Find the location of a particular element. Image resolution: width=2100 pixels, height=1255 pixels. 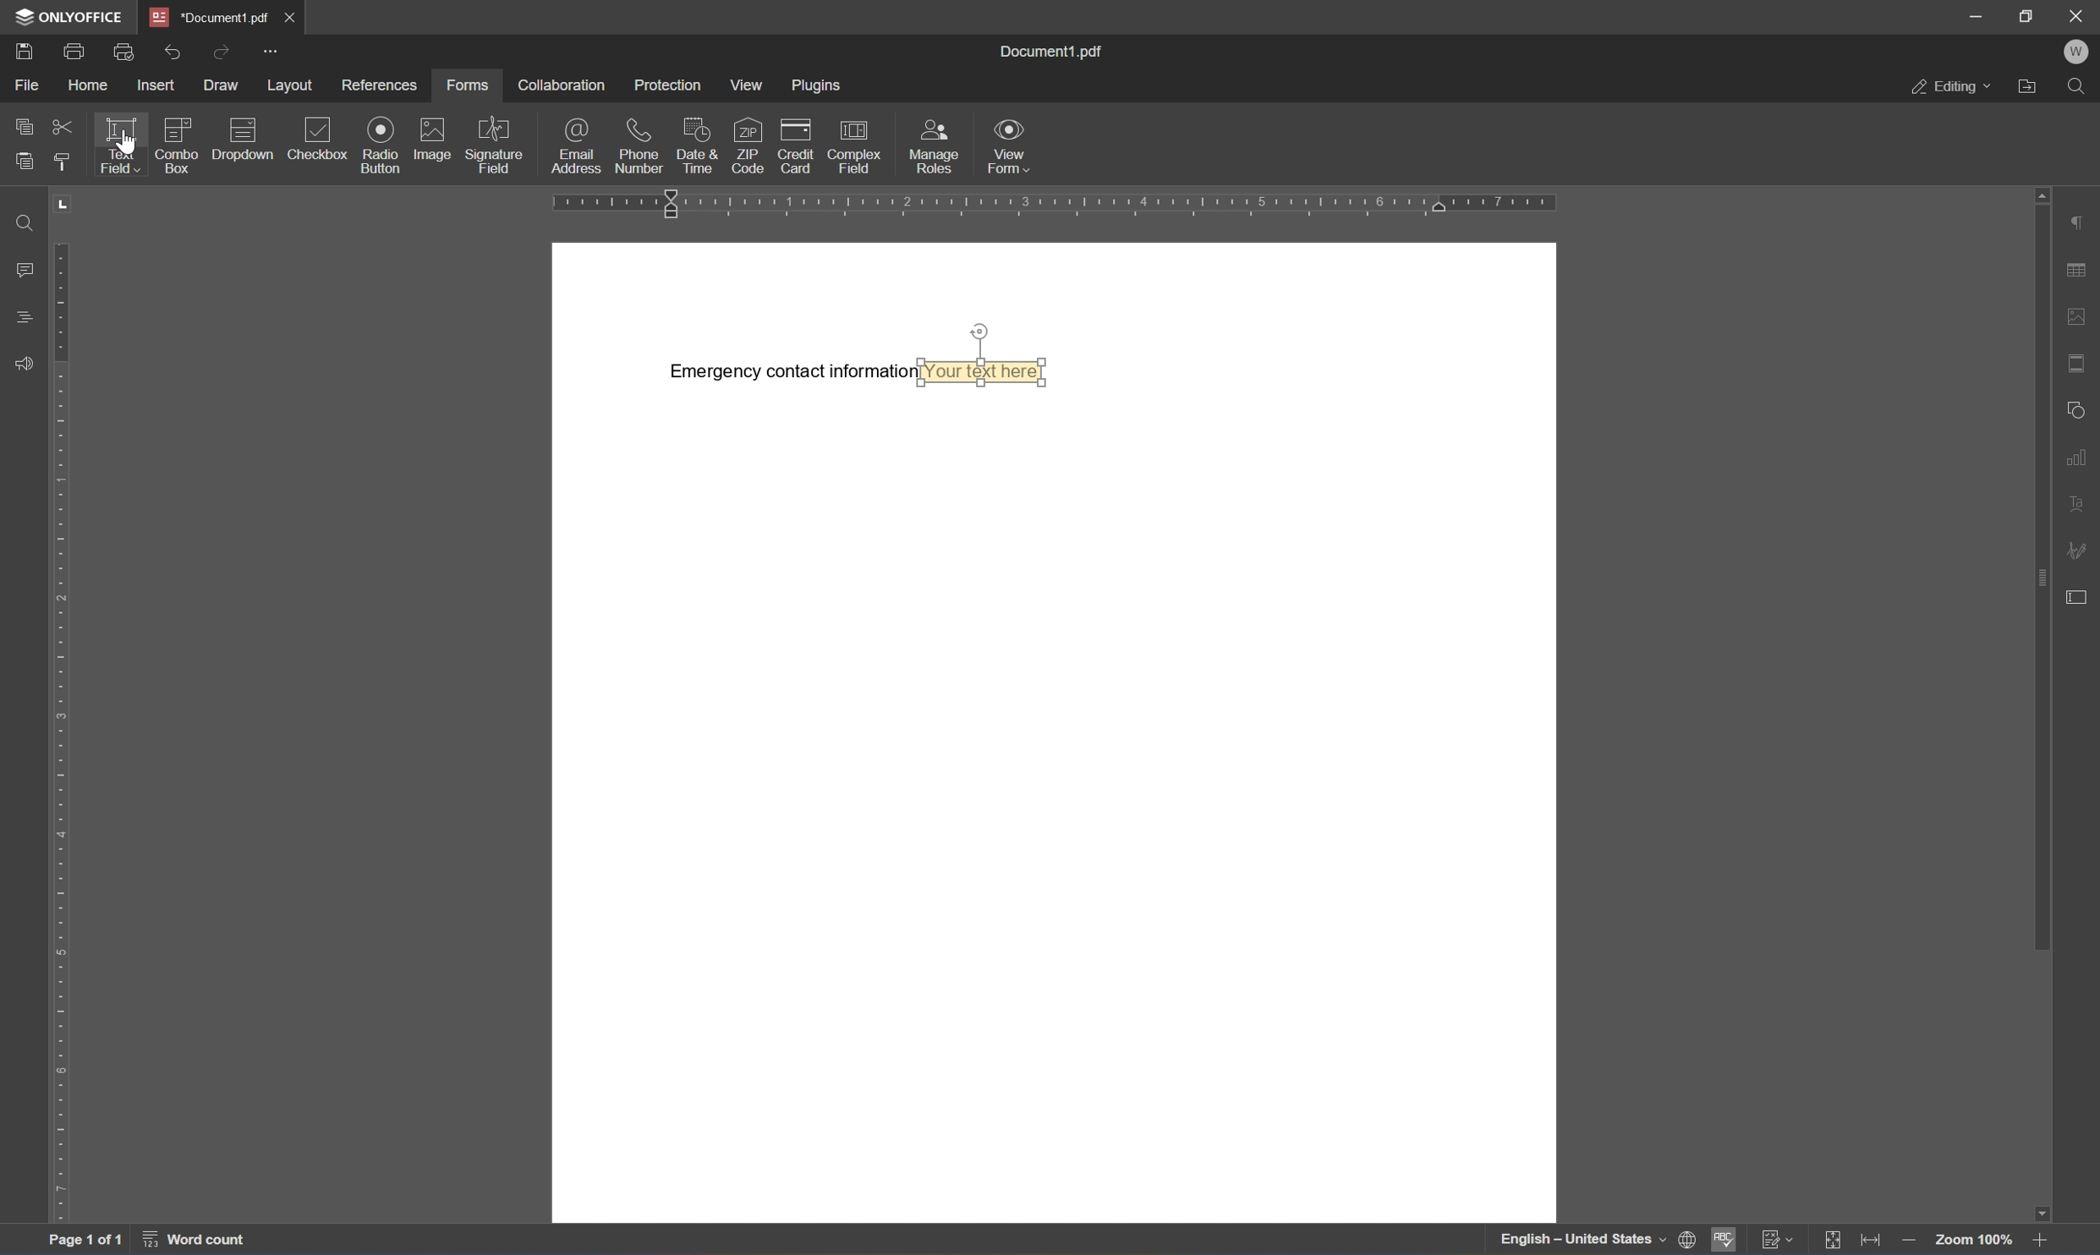

chart settings is located at coordinates (2082, 456).